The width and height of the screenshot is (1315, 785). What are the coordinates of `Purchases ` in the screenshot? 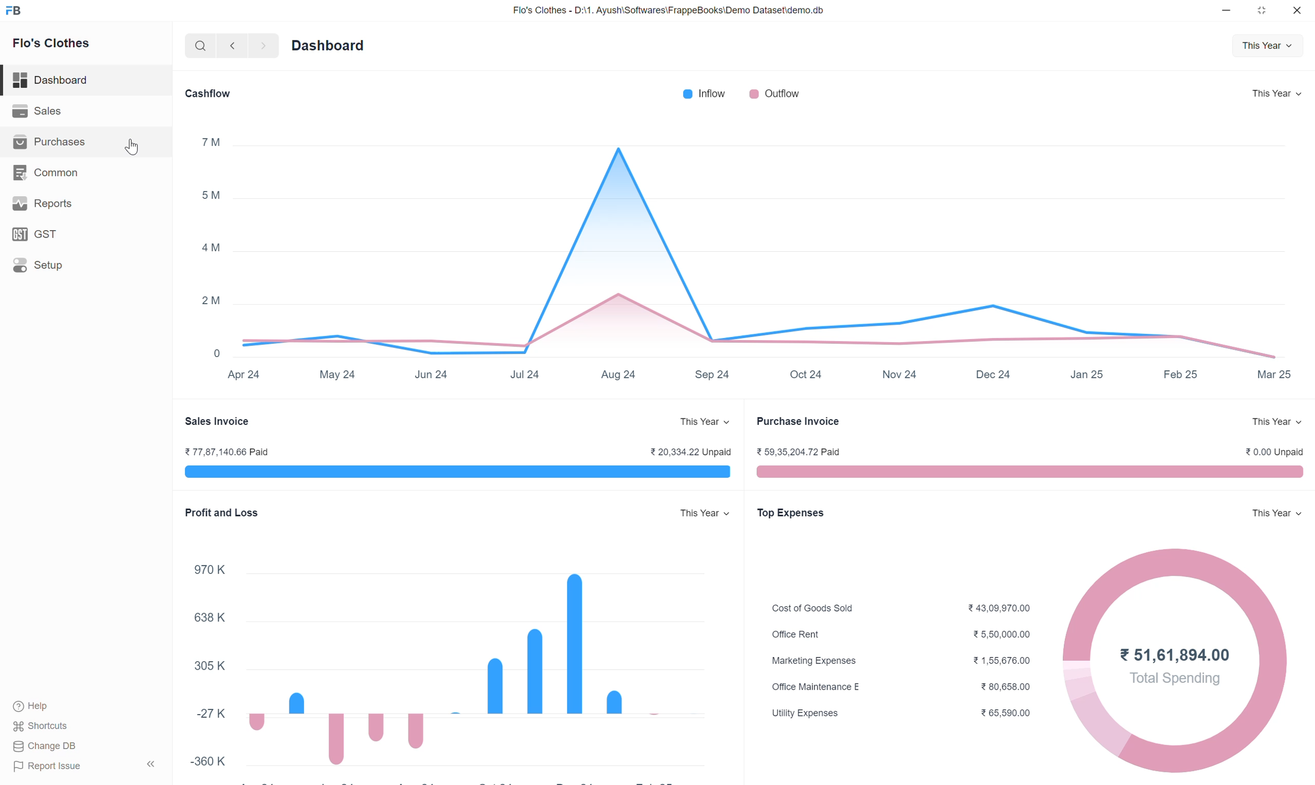 It's located at (50, 142).